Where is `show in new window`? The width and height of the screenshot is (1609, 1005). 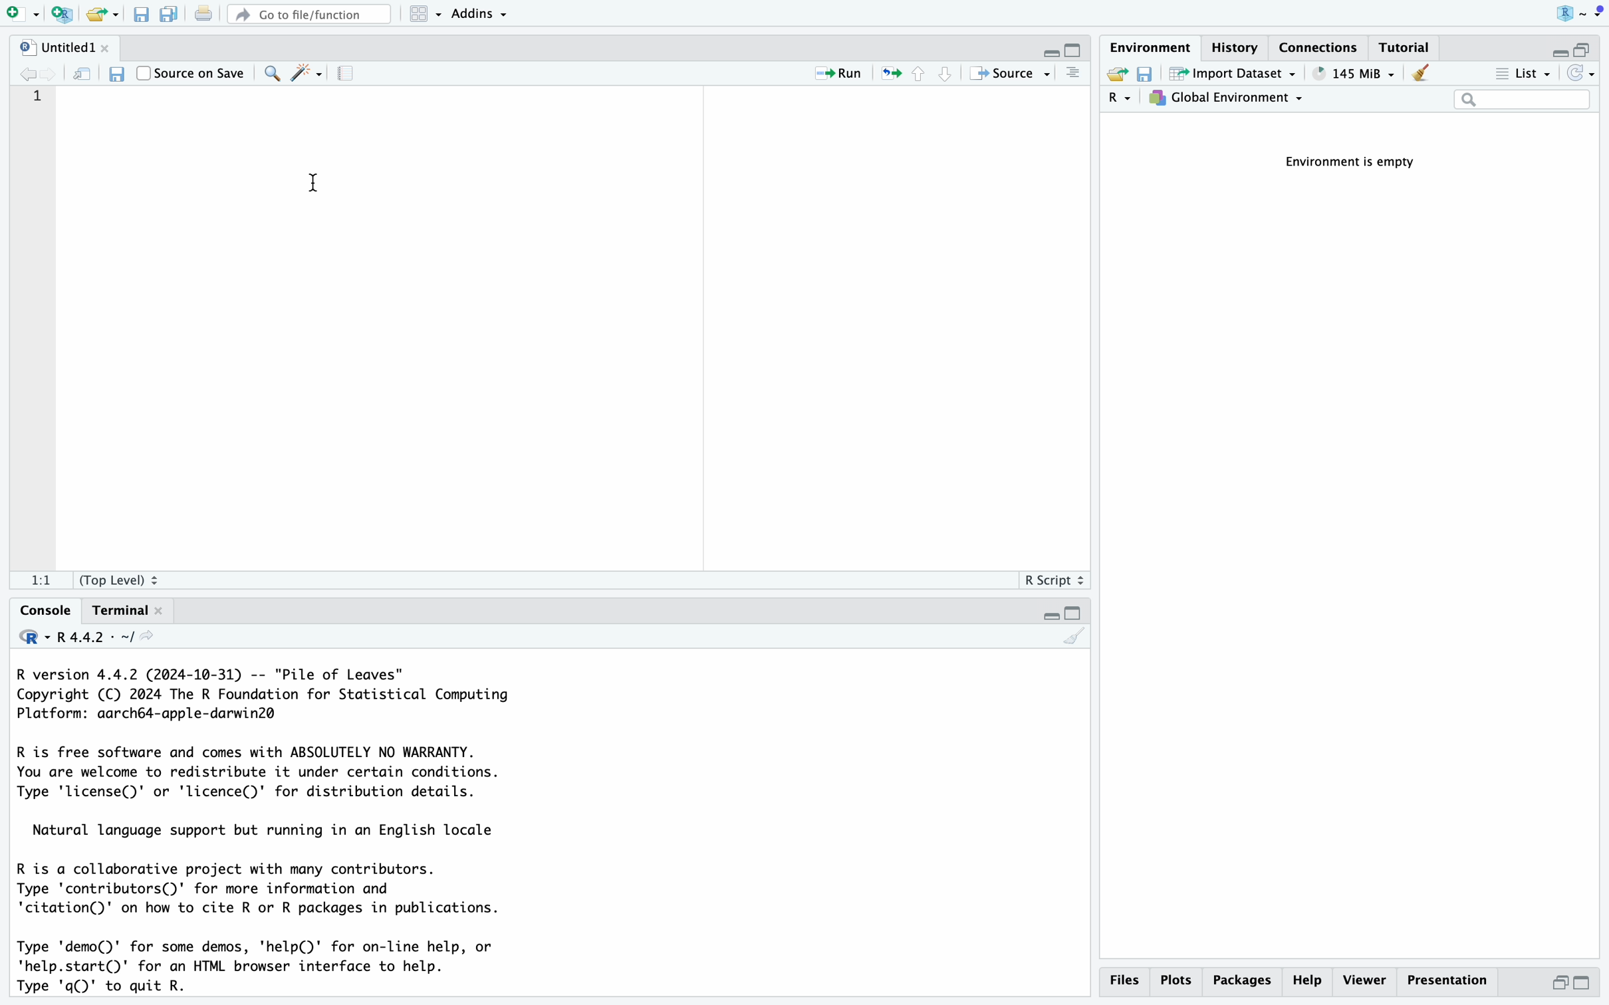 show in new window is located at coordinates (84, 74).